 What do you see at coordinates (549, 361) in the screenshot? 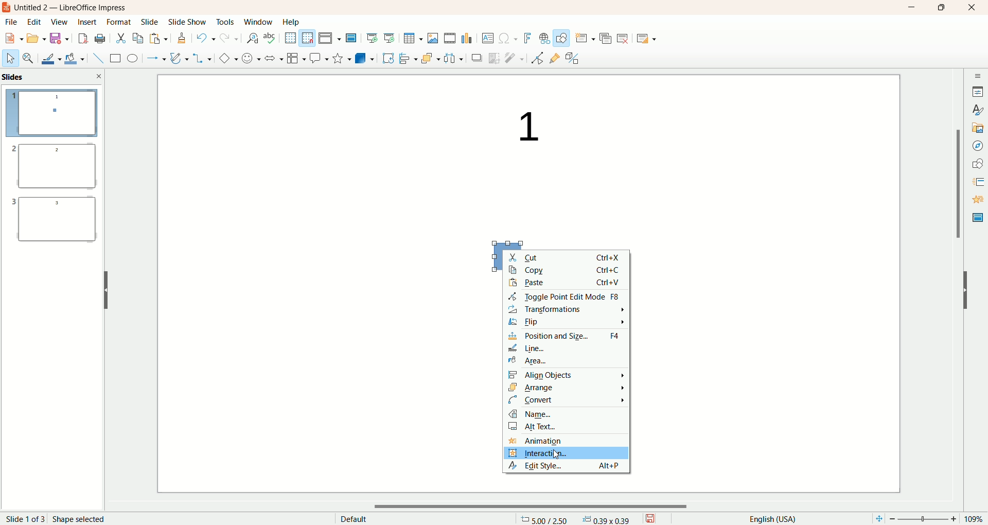
I see `area` at bounding box center [549, 361].